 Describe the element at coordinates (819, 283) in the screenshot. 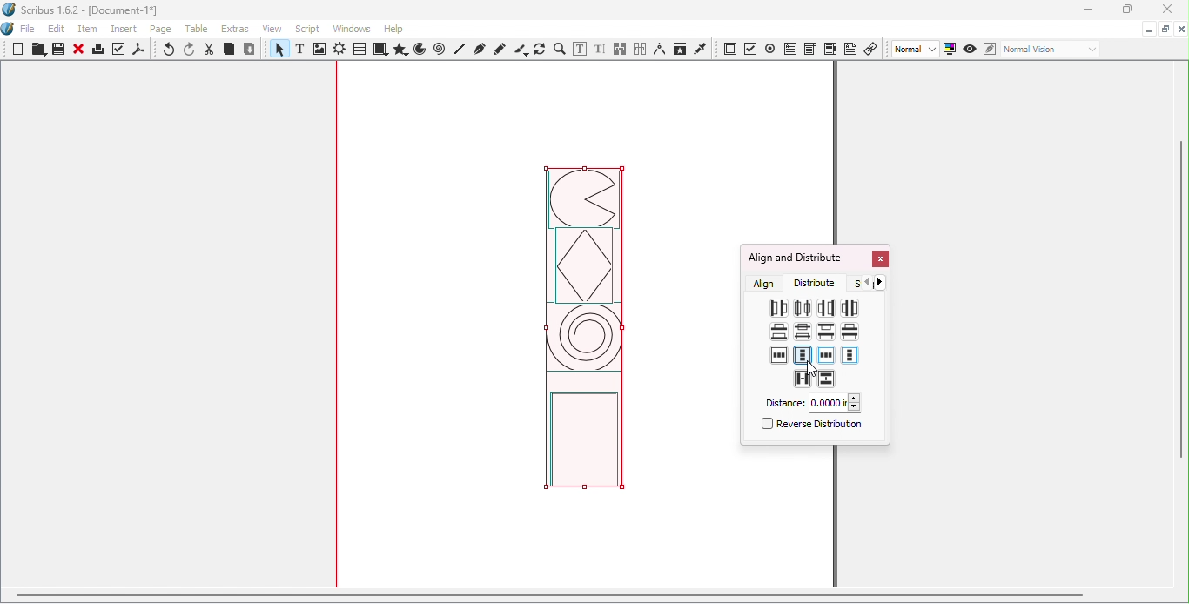

I see `Distribute` at that location.